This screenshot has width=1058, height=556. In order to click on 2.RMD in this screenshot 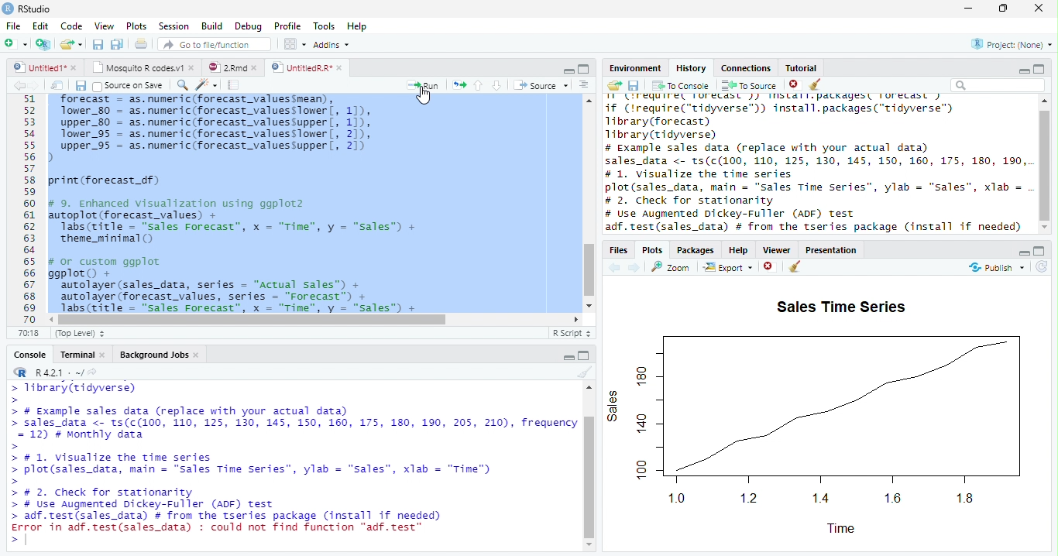, I will do `click(232, 67)`.